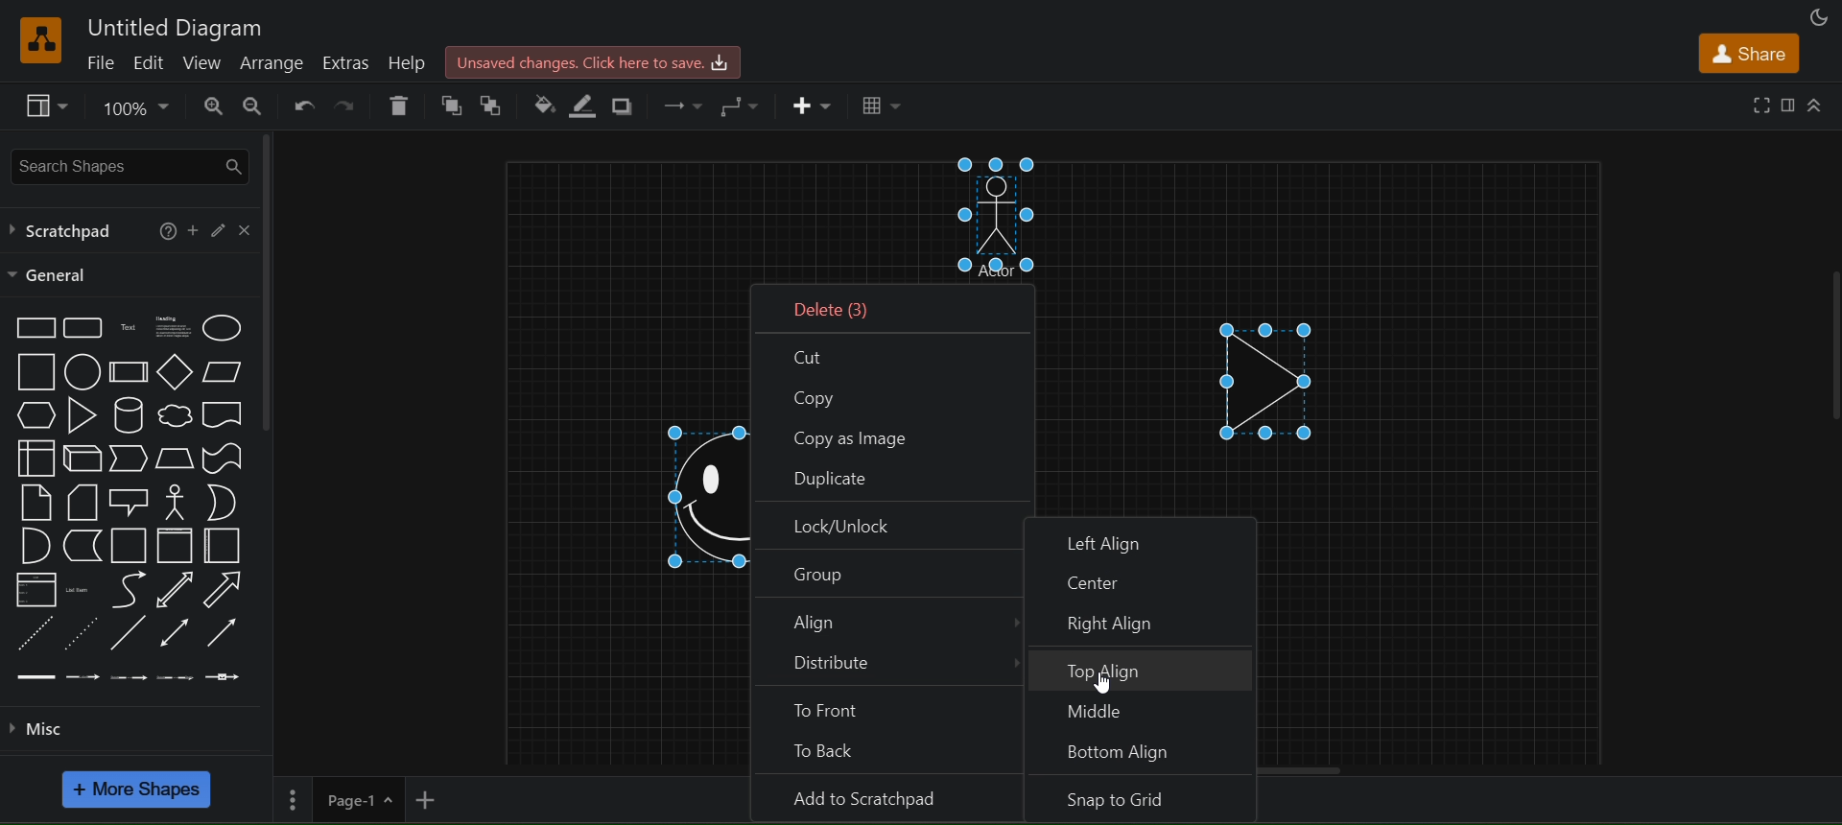 Image resolution: width=1842 pixels, height=825 pixels. What do you see at coordinates (888, 436) in the screenshot?
I see `copy as image` at bounding box center [888, 436].